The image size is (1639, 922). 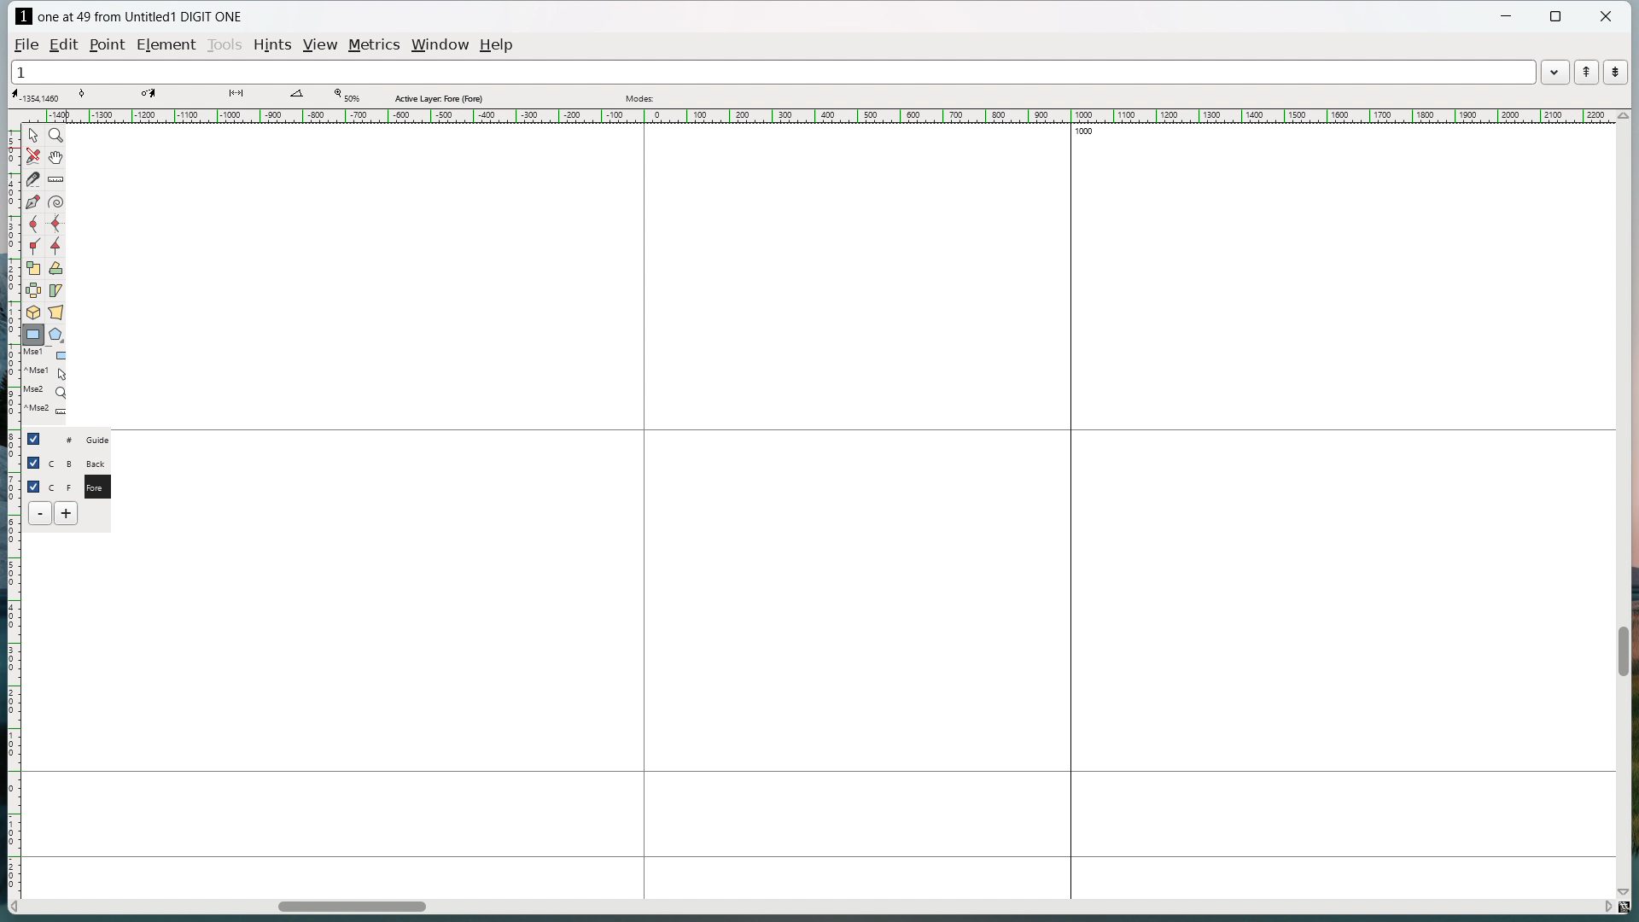 What do you see at coordinates (816, 115) in the screenshot?
I see `horizontal ruler` at bounding box center [816, 115].